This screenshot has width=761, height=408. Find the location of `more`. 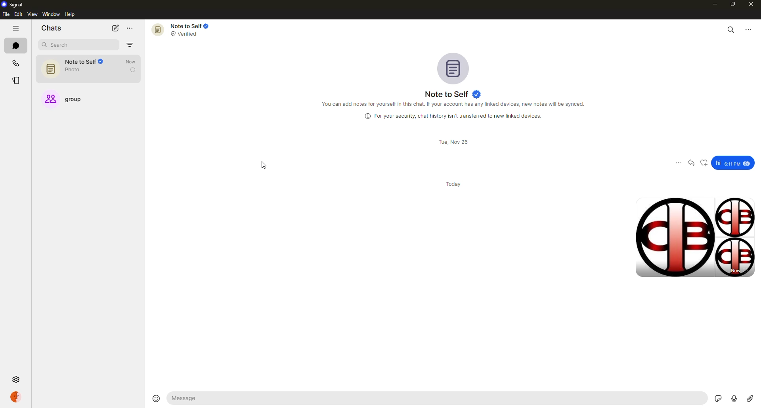

more is located at coordinates (676, 163).